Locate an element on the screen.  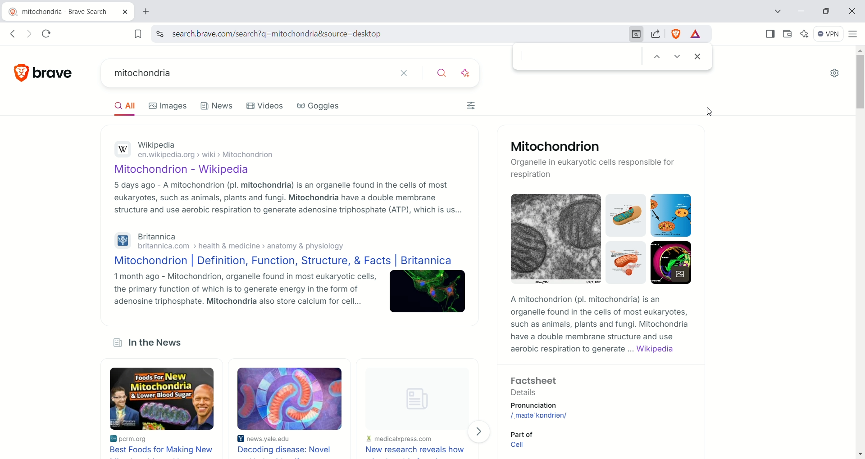
bookmark is located at coordinates (139, 34).